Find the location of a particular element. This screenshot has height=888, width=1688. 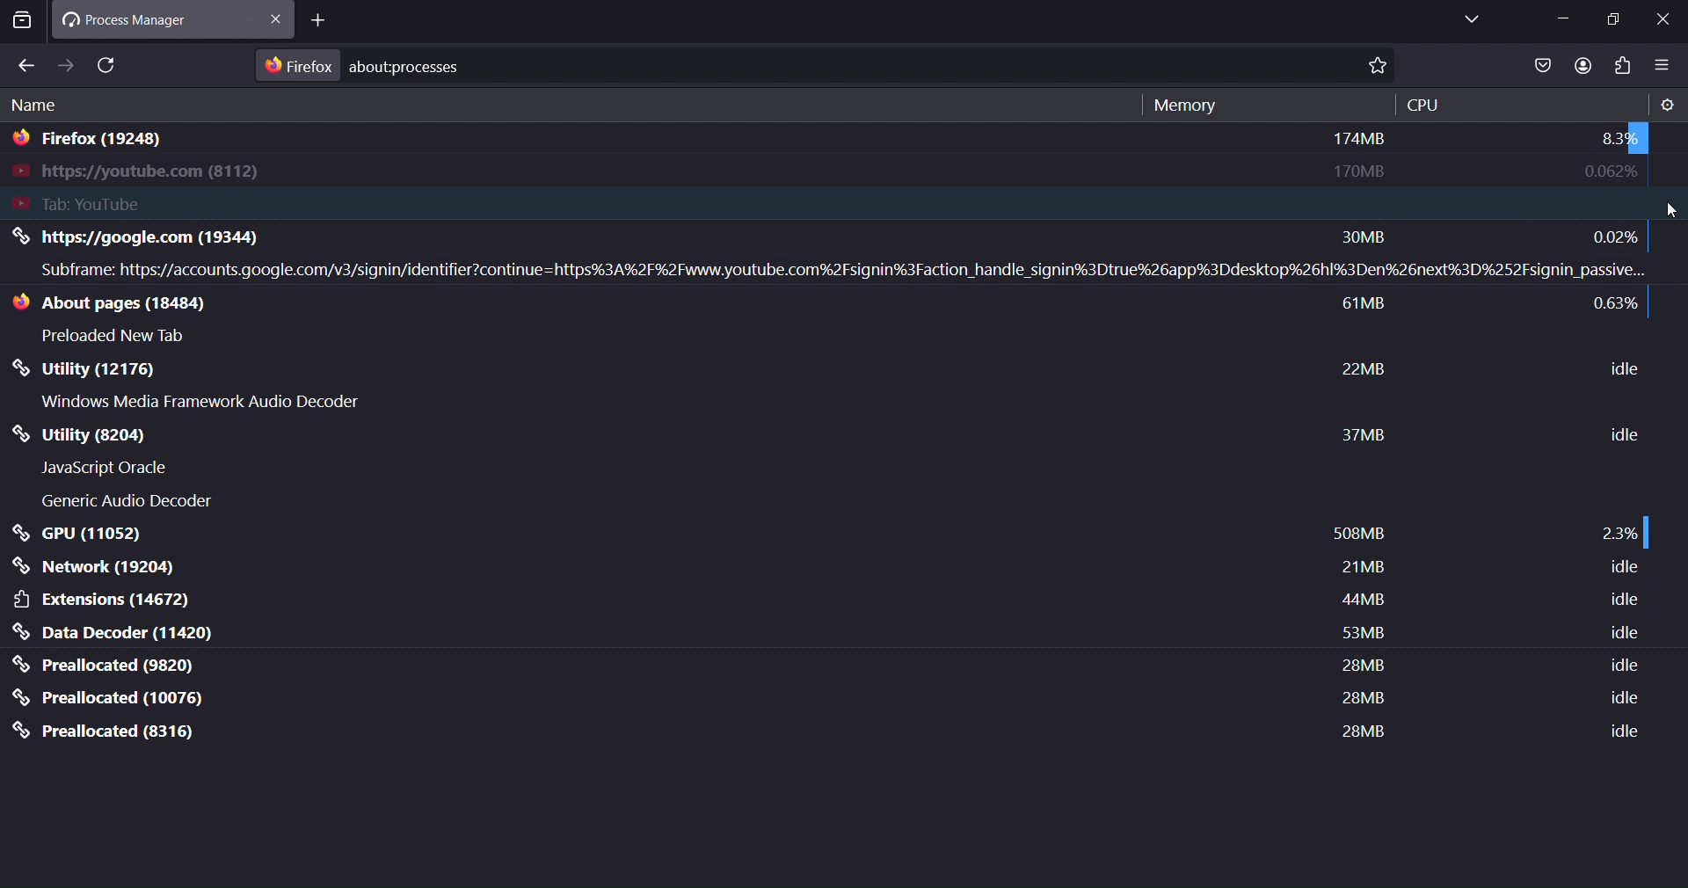

Subframe: https://accounts.google.com/v3/signin/identifier?continue=https%3A%2F%2Fwww.youtube.com%2Fsignin%3Faction_handle_signin%3Dtrue%26app%3Ddesktop%26hi%3Den%26next%3D%252Fsignin_passive... is located at coordinates (837, 270).